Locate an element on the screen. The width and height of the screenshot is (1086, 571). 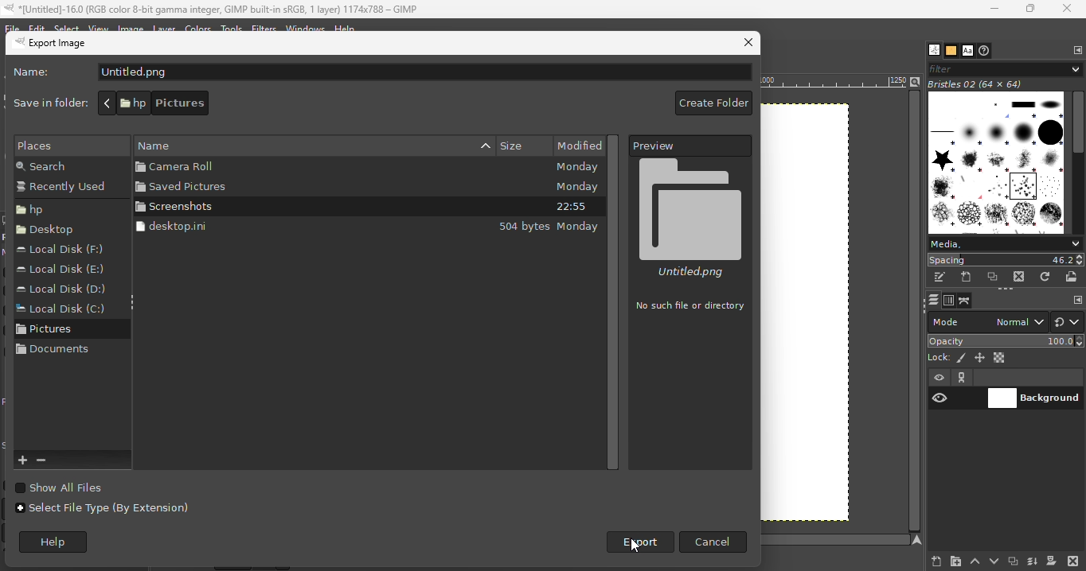
Documents is located at coordinates (54, 355).